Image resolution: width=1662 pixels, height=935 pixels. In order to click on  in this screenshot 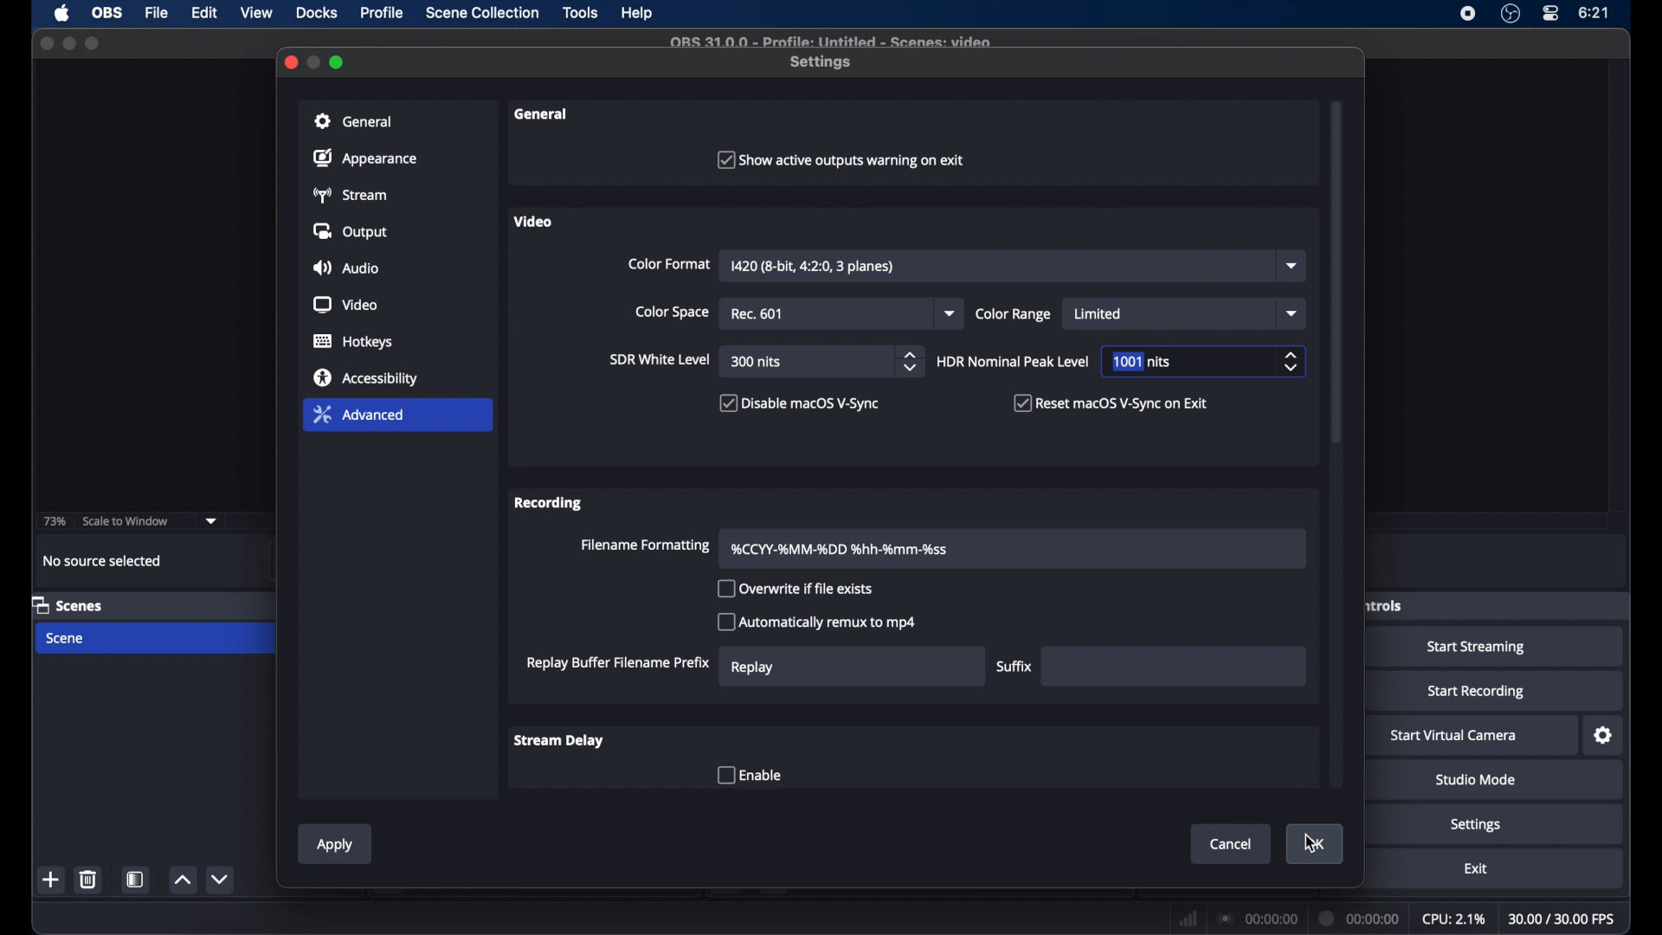, I will do `click(482, 14)`.